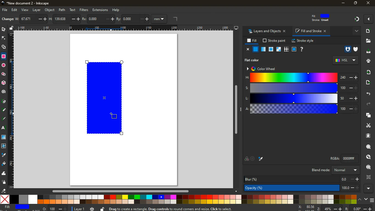  What do you see at coordinates (303, 41) in the screenshot?
I see `stroke style` at bounding box center [303, 41].